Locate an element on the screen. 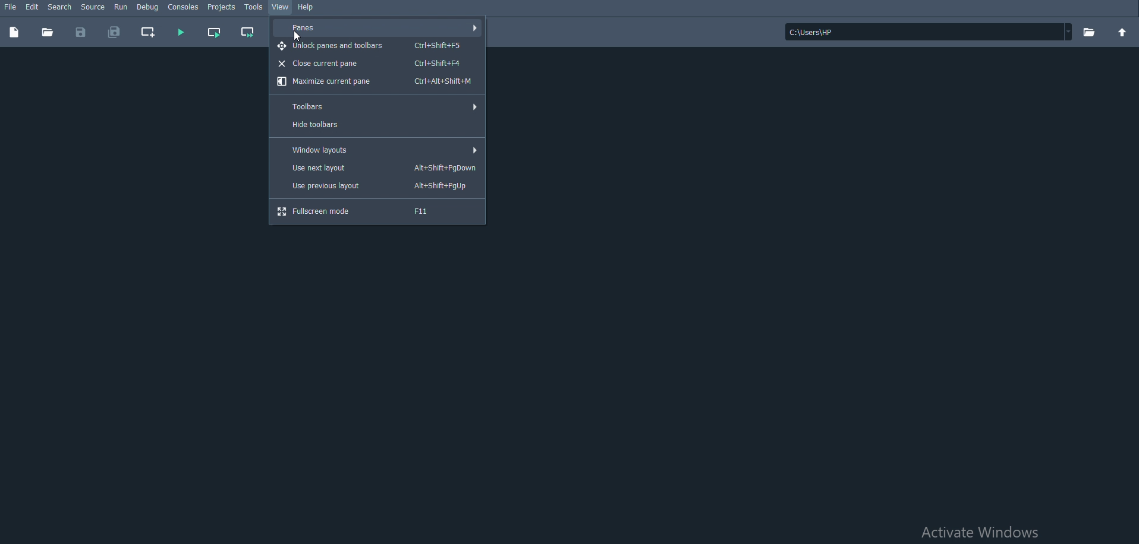 This screenshot has width=1139, height=544. Toolbars is located at coordinates (375, 106).